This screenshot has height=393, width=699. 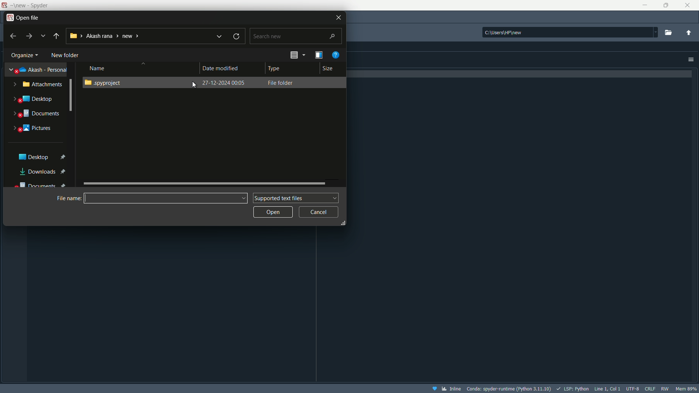 What do you see at coordinates (41, 157) in the screenshot?
I see `Desktop` at bounding box center [41, 157].